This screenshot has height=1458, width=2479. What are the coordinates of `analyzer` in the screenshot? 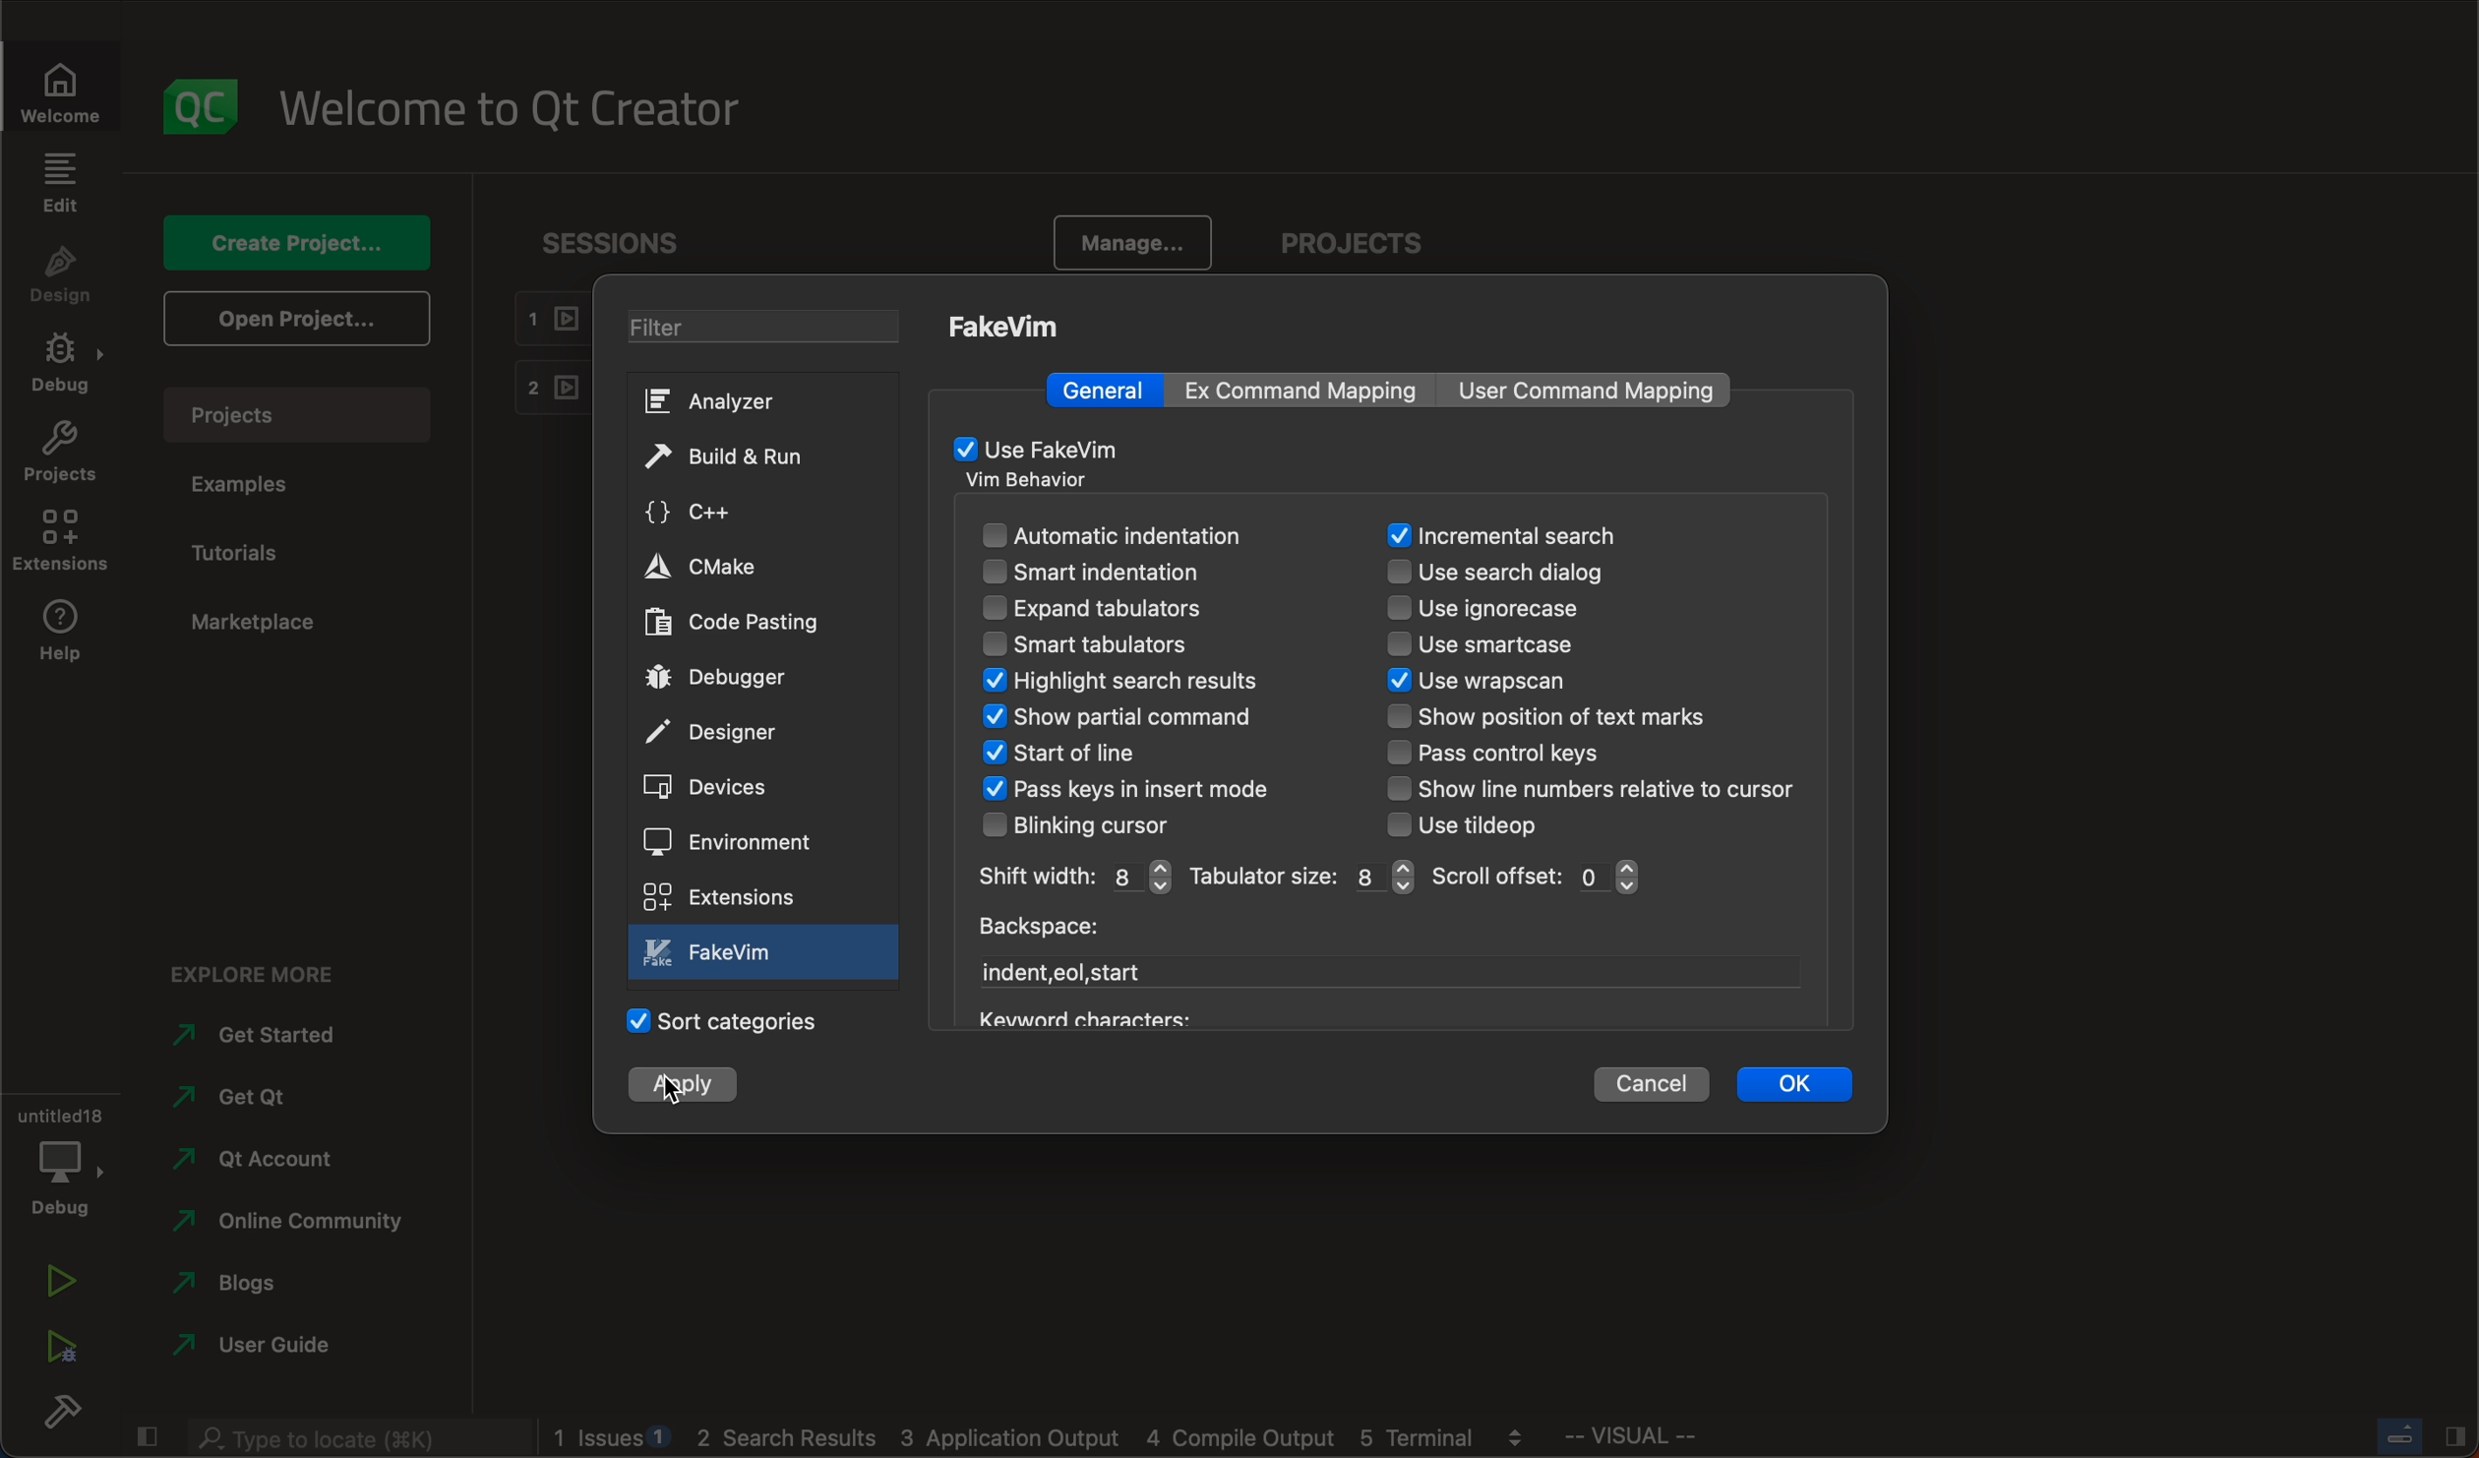 It's located at (735, 402).